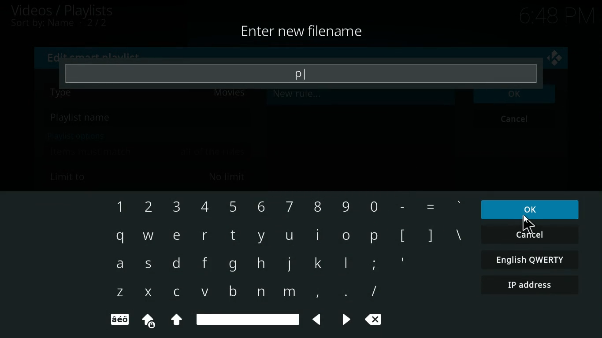 The height and width of the screenshot is (338, 602). I want to click on time, so click(554, 16).